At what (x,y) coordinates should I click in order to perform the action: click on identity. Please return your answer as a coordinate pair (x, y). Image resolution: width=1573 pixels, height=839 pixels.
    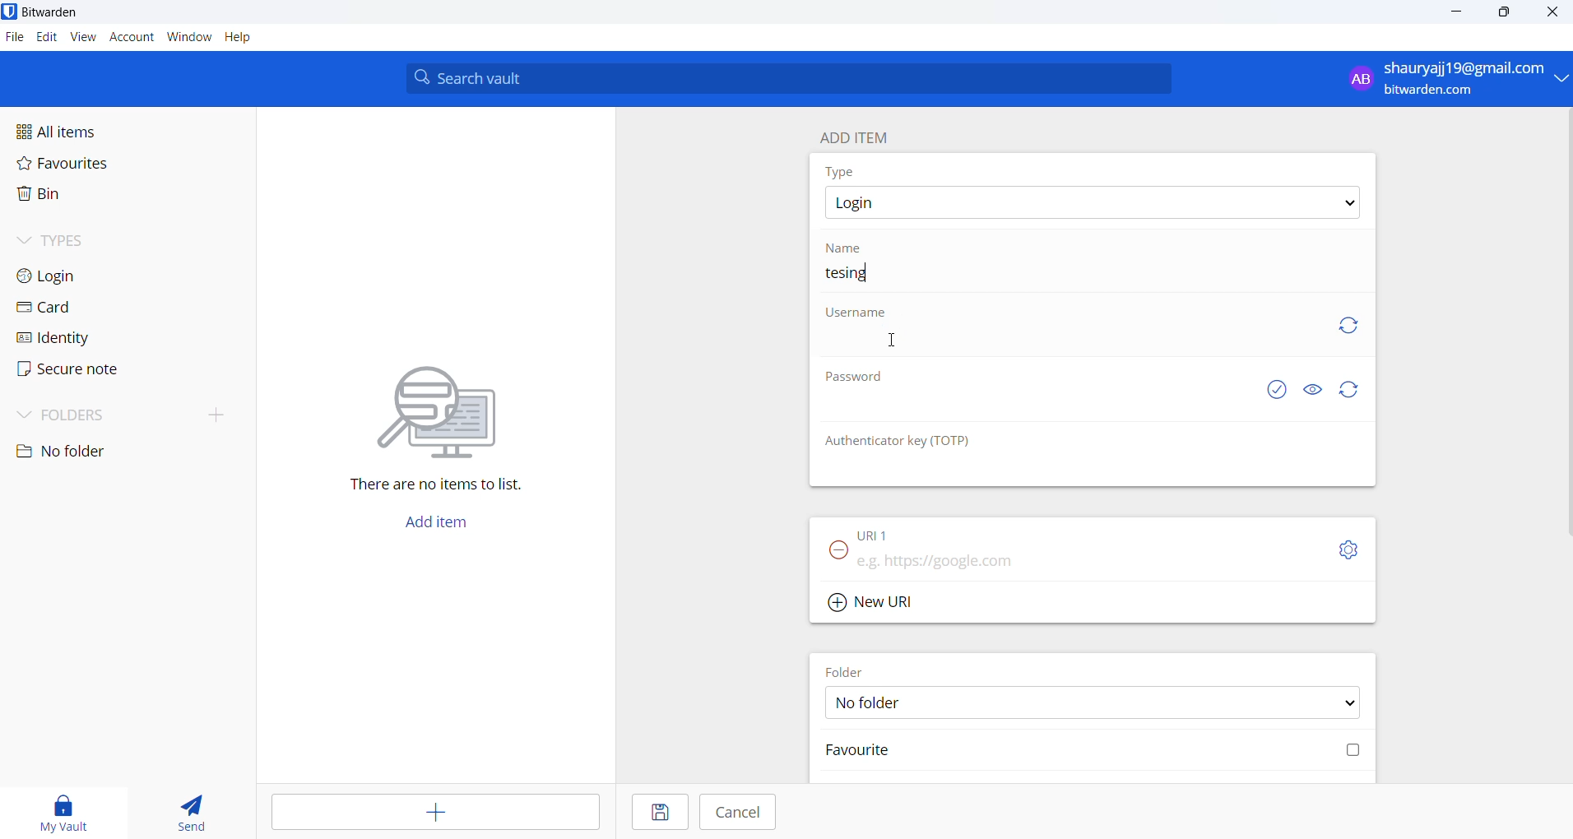
    Looking at the image, I should click on (92, 338).